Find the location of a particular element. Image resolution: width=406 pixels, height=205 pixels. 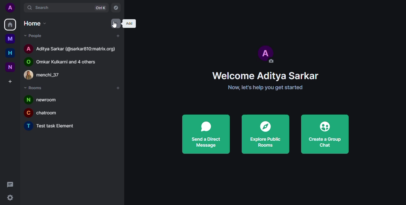

home is located at coordinates (11, 53).